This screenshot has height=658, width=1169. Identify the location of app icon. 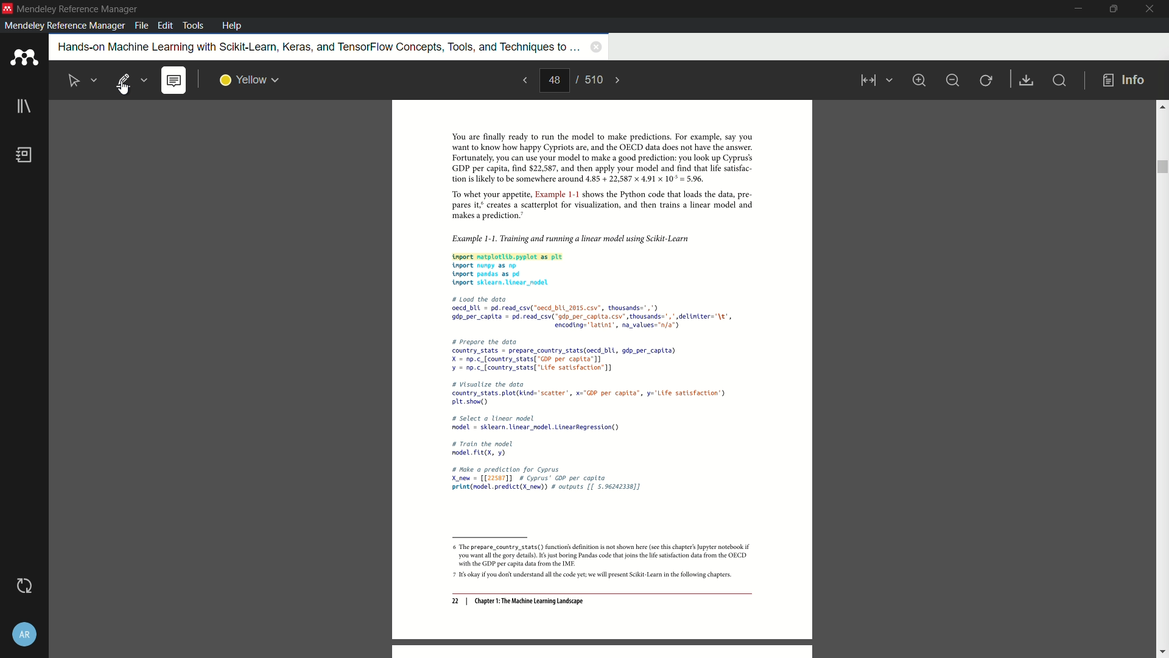
(24, 58).